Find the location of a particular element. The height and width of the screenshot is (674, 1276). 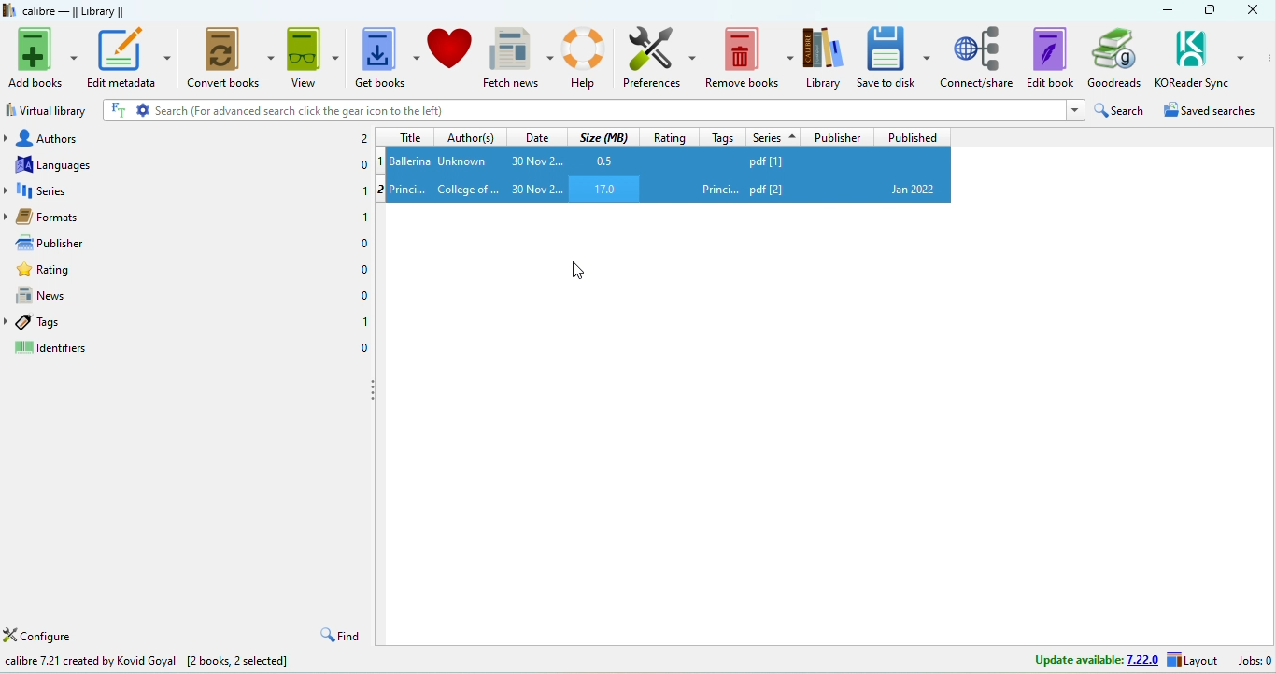

title is located at coordinates (412, 136).